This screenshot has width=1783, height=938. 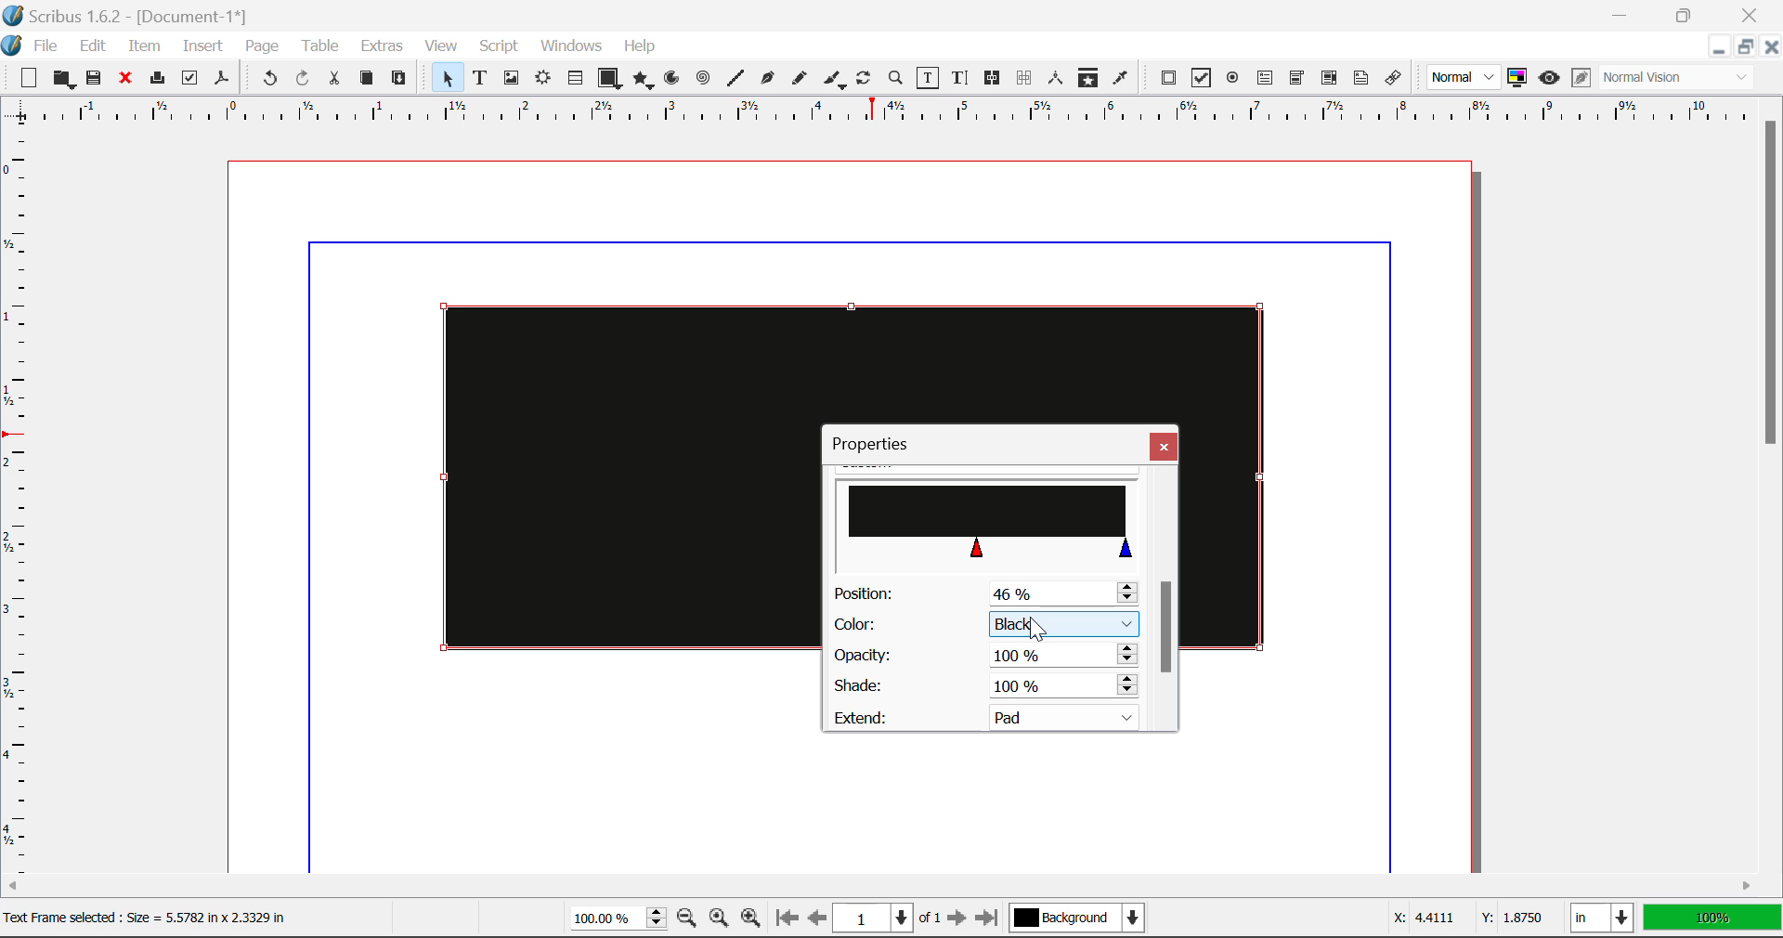 I want to click on View, so click(x=441, y=46).